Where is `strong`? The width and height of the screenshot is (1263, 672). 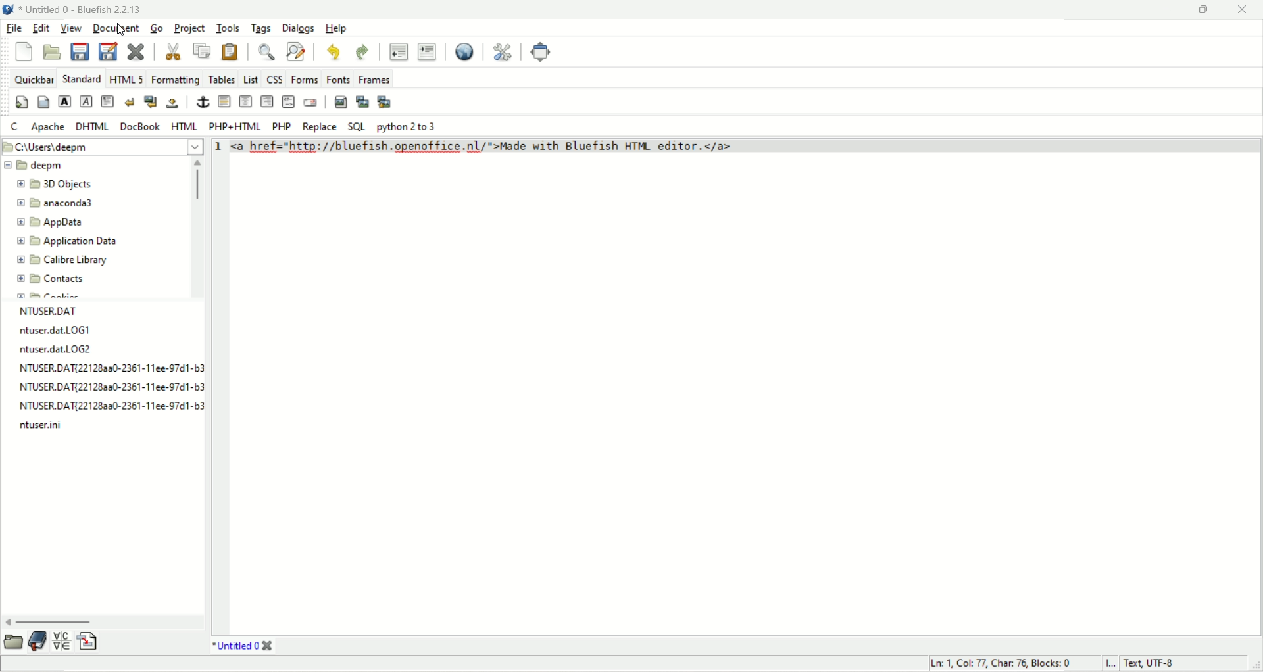
strong is located at coordinates (64, 101).